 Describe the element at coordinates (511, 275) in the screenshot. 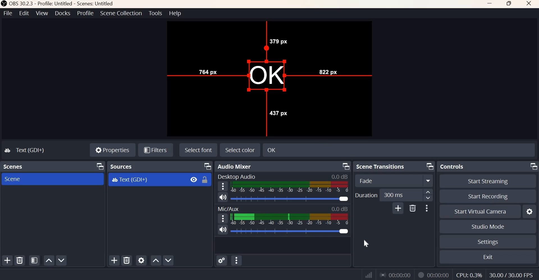

I see `Frame Rate (FPS)` at that location.